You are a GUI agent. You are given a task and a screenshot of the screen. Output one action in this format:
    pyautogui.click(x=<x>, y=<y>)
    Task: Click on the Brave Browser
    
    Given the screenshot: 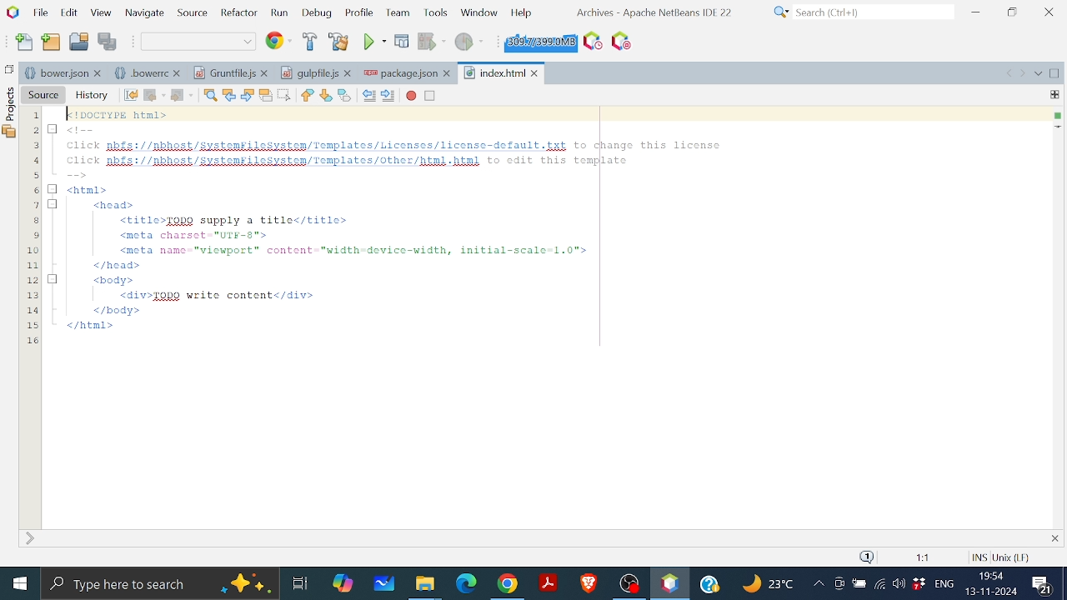 What is the action you would take?
    pyautogui.click(x=588, y=582)
    